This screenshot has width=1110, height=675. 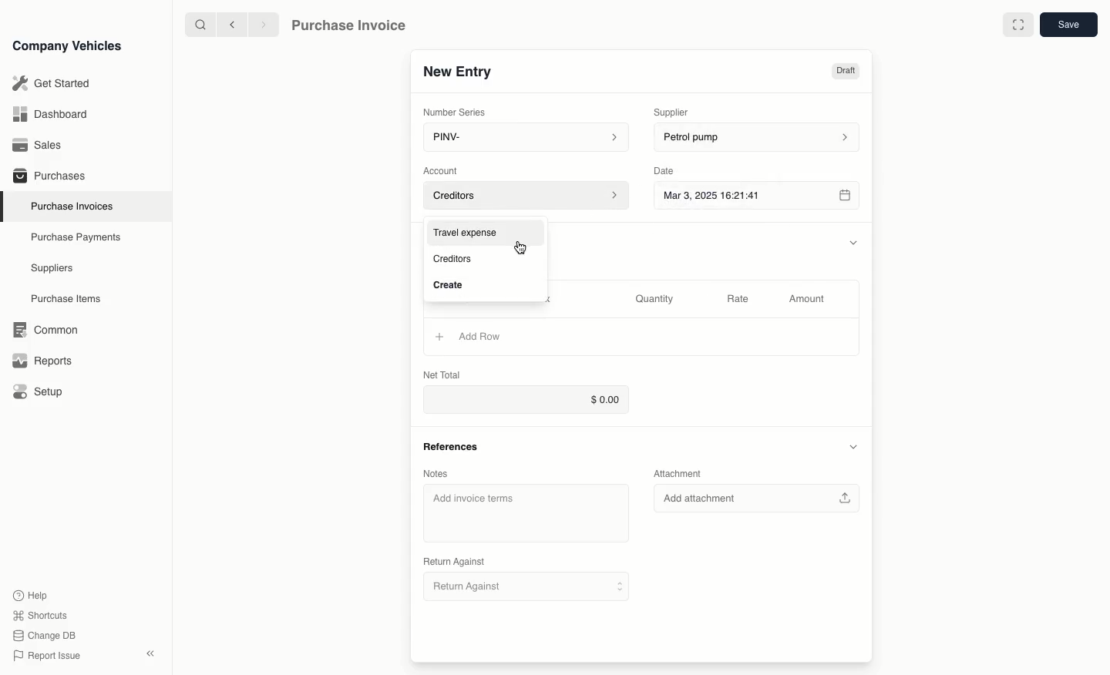 What do you see at coordinates (526, 586) in the screenshot?
I see `Return Against` at bounding box center [526, 586].